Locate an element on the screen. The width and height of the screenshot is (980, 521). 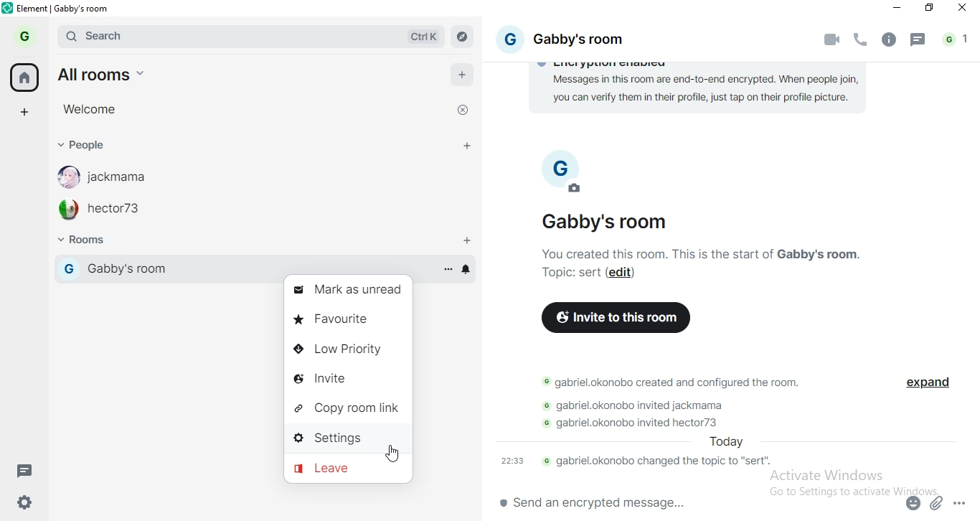
chatbox is located at coordinates (688, 504).